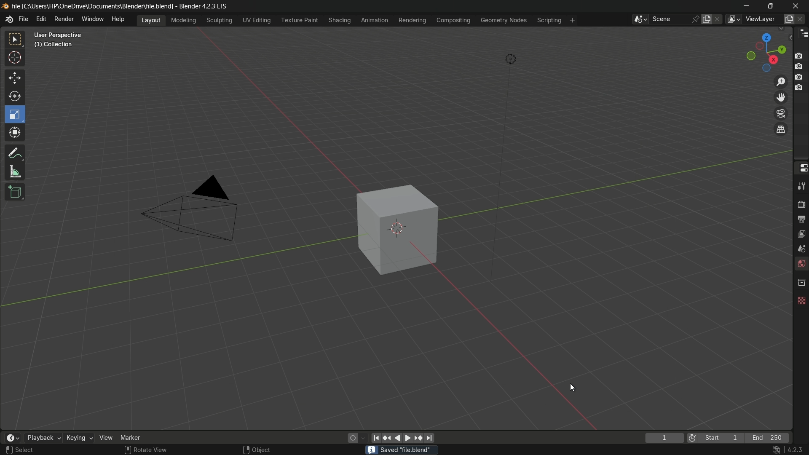 The width and height of the screenshot is (809, 455). What do you see at coordinates (15, 59) in the screenshot?
I see `cursor` at bounding box center [15, 59].